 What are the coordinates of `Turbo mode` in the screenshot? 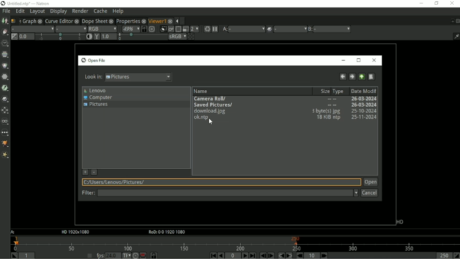 It's located at (135, 255).